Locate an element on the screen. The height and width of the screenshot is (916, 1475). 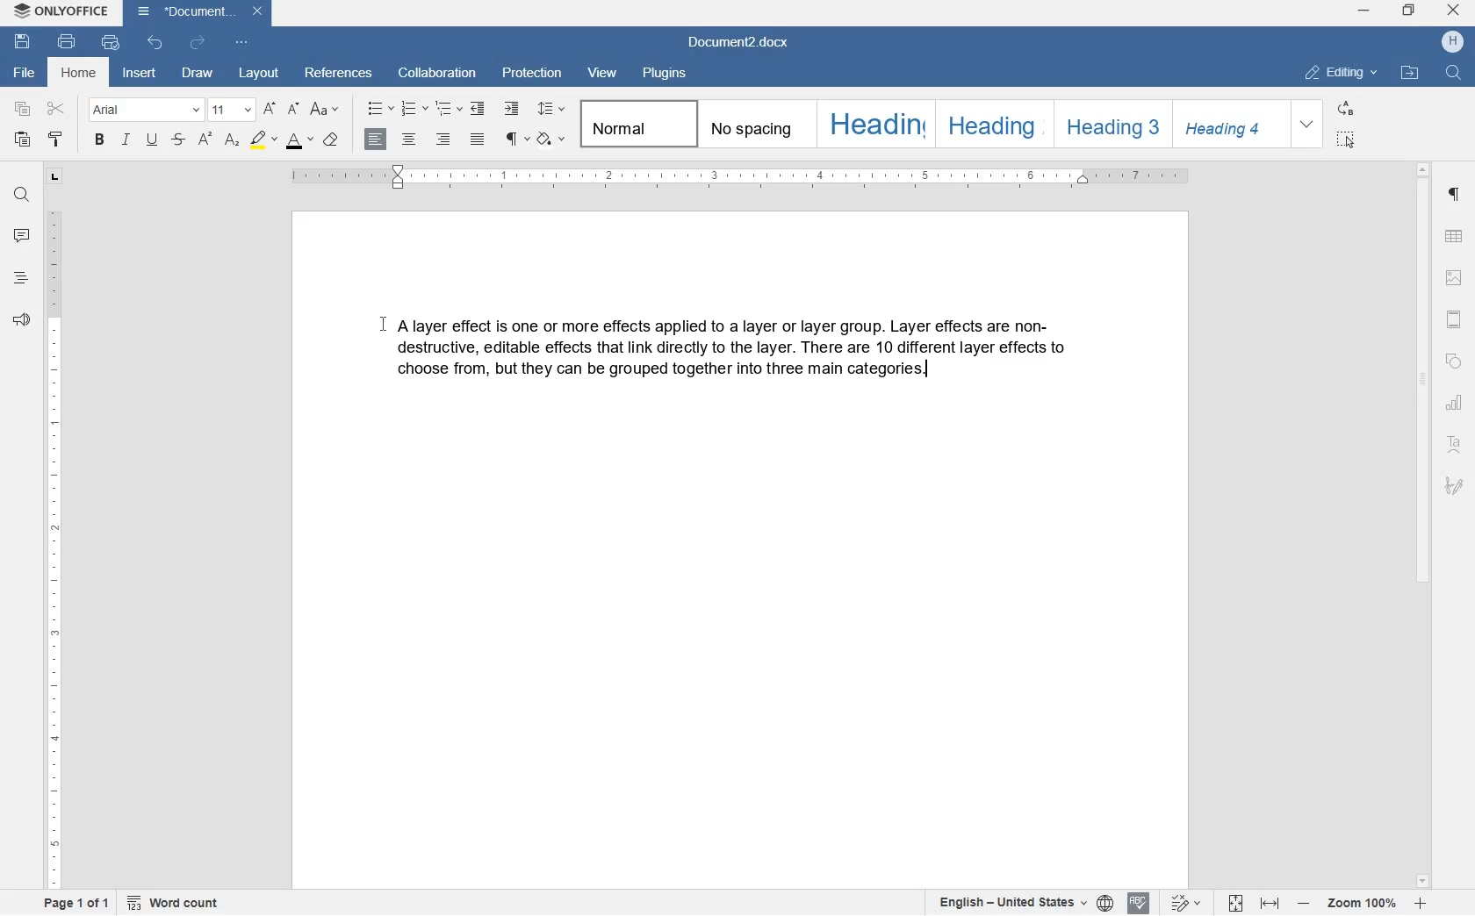
normal is located at coordinates (635, 124).